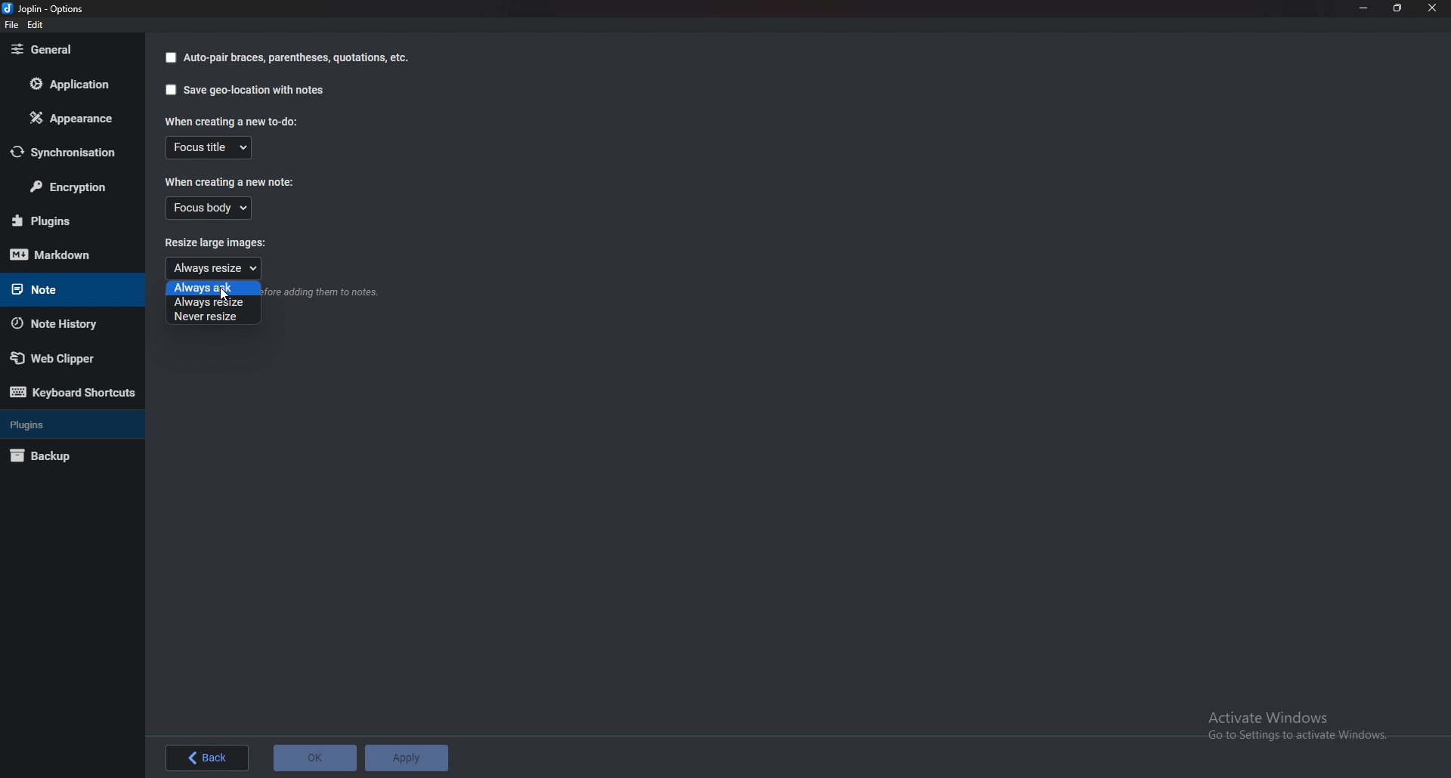  Describe the element at coordinates (1399, 8) in the screenshot. I see `Resize` at that location.